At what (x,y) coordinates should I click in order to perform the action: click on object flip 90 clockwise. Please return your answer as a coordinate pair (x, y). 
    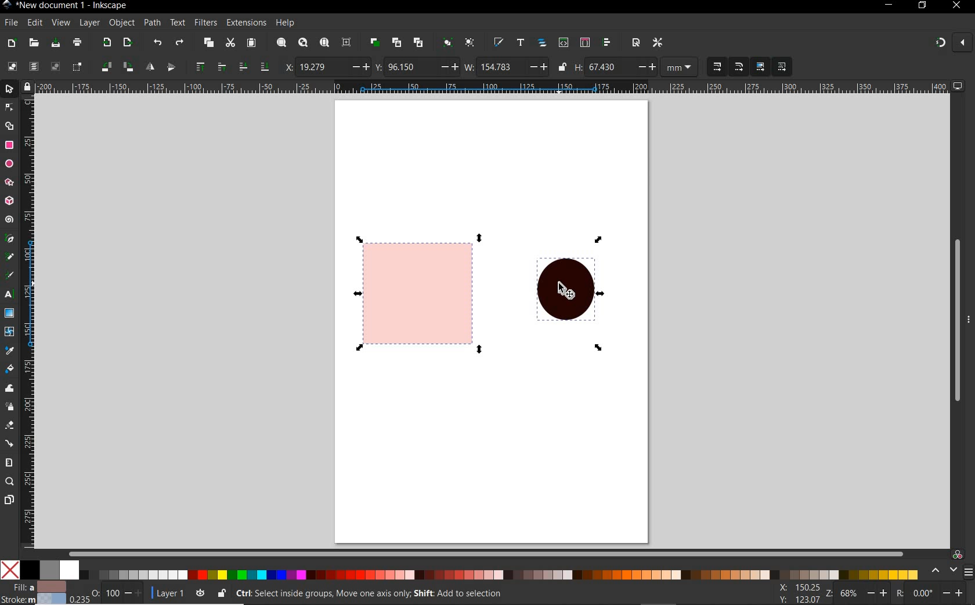
    Looking at the image, I should click on (115, 66).